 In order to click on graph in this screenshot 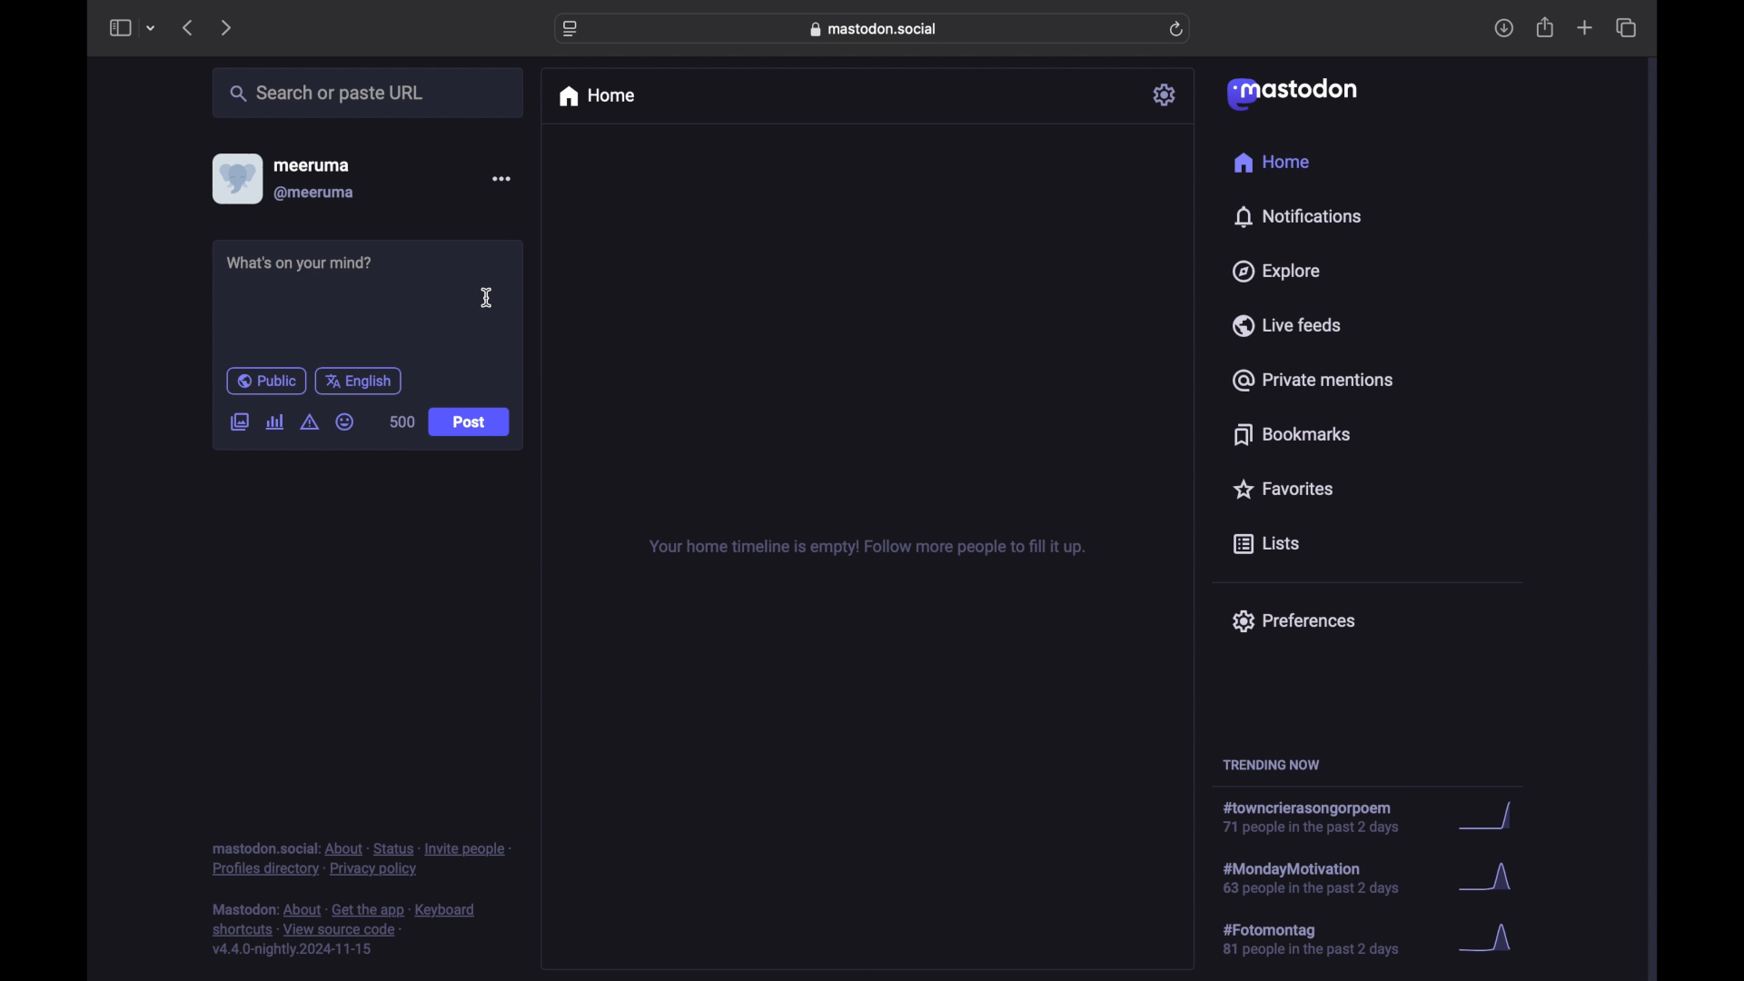, I will do `click(1492, 817)`.